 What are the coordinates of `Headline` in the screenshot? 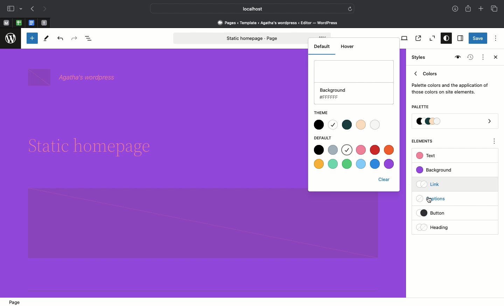 It's located at (95, 147).